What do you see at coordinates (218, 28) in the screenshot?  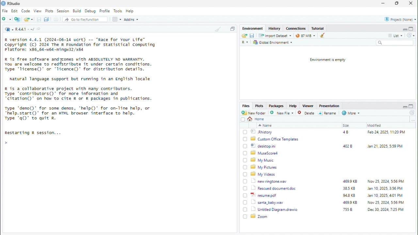 I see `clean` at bounding box center [218, 28].